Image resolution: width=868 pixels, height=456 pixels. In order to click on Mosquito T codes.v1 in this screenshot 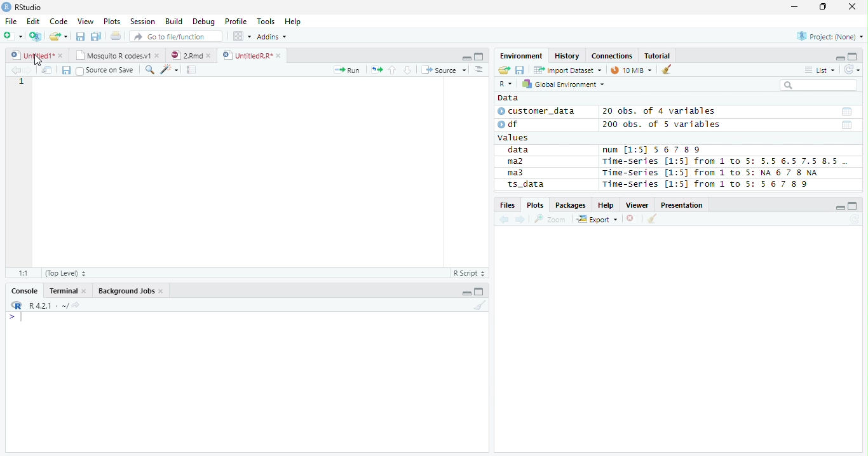, I will do `click(118, 56)`.